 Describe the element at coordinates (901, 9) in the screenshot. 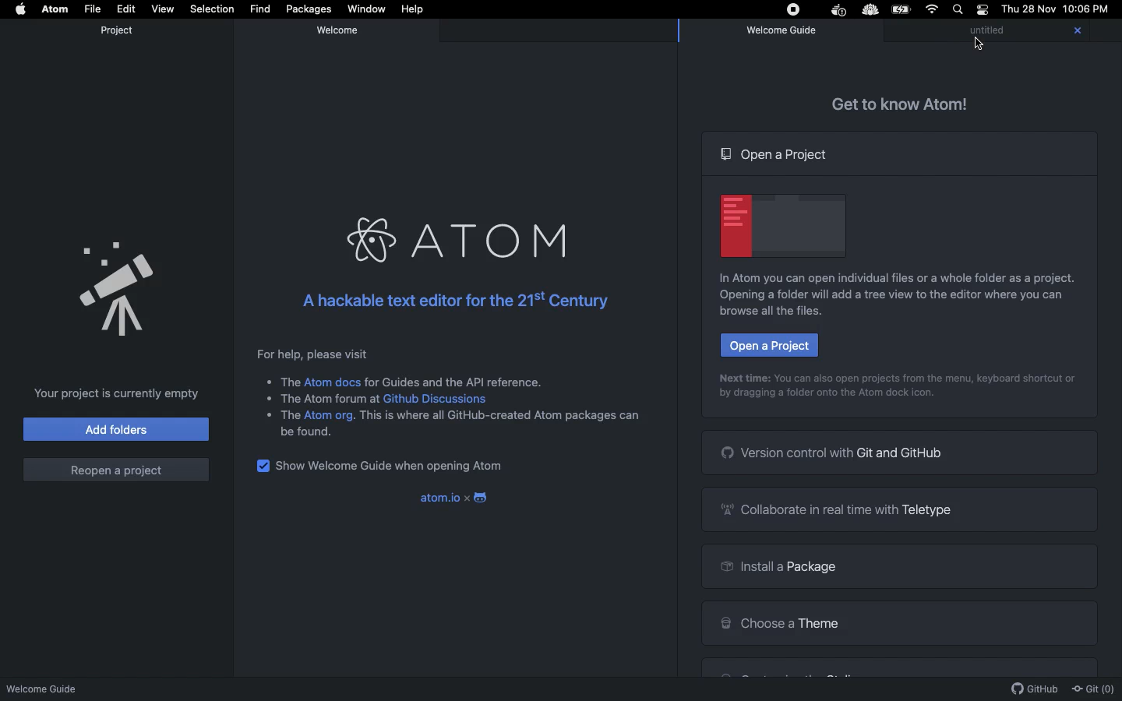

I see `Charge` at that location.